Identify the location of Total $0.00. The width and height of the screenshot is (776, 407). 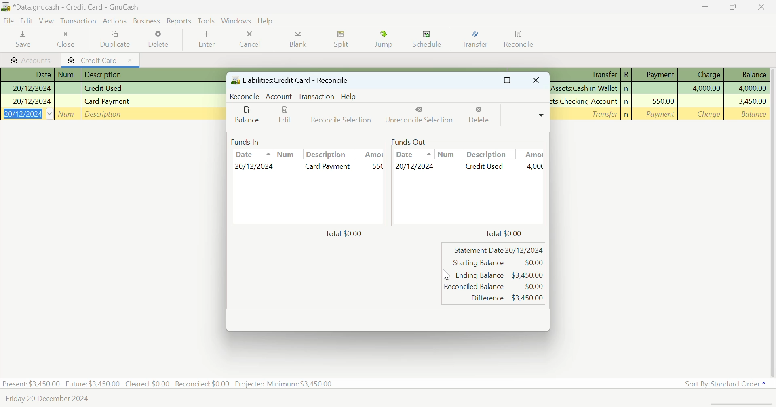
(504, 233).